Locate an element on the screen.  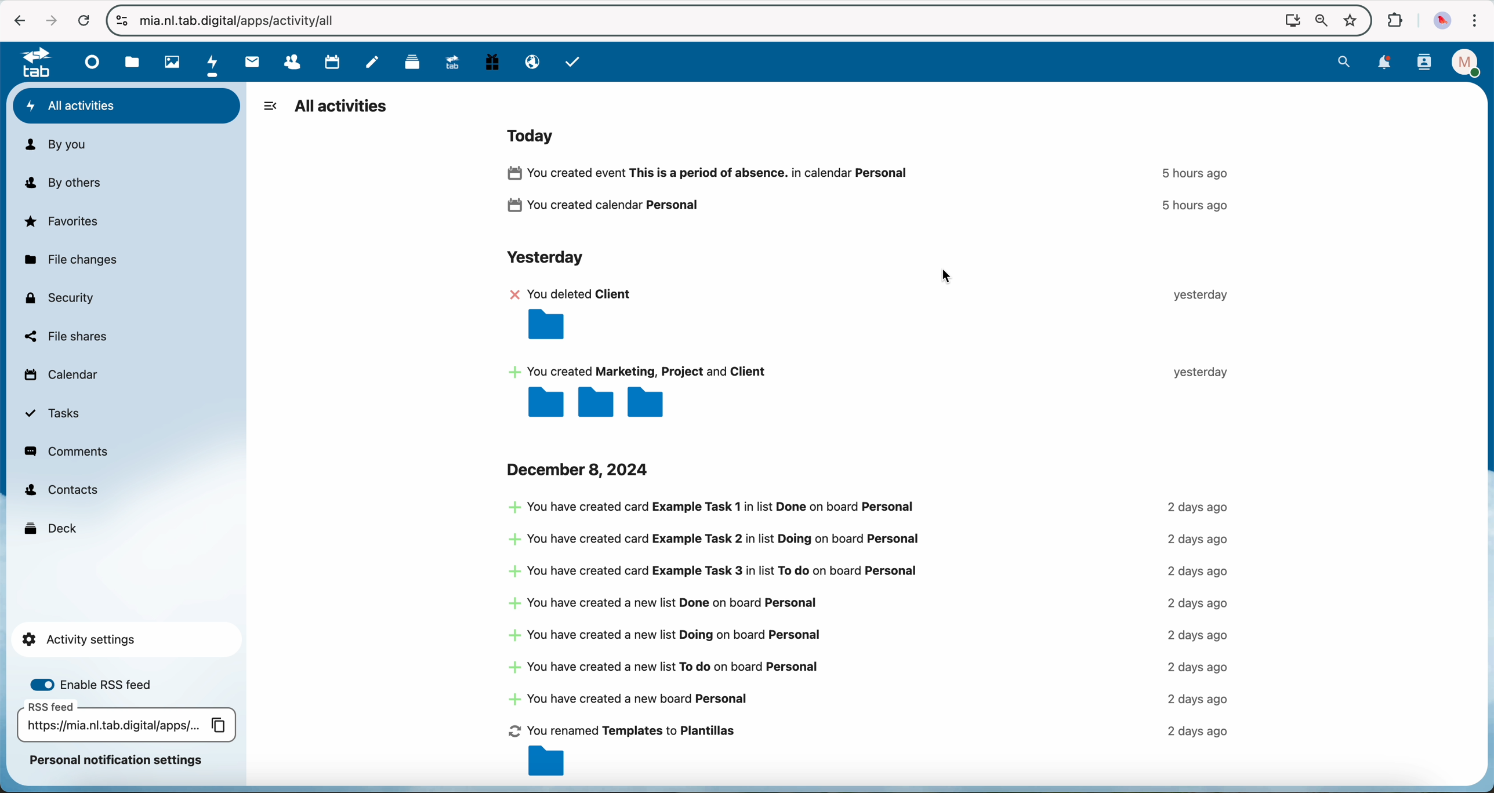
cursor is located at coordinates (952, 274).